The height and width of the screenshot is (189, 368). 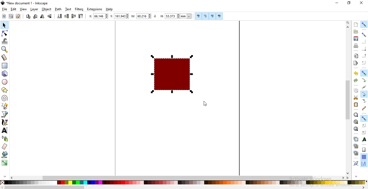 What do you see at coordinates (355, 122) in the screenshot?
I see `zoom to fit drawing` at bounding box center [355, 122].